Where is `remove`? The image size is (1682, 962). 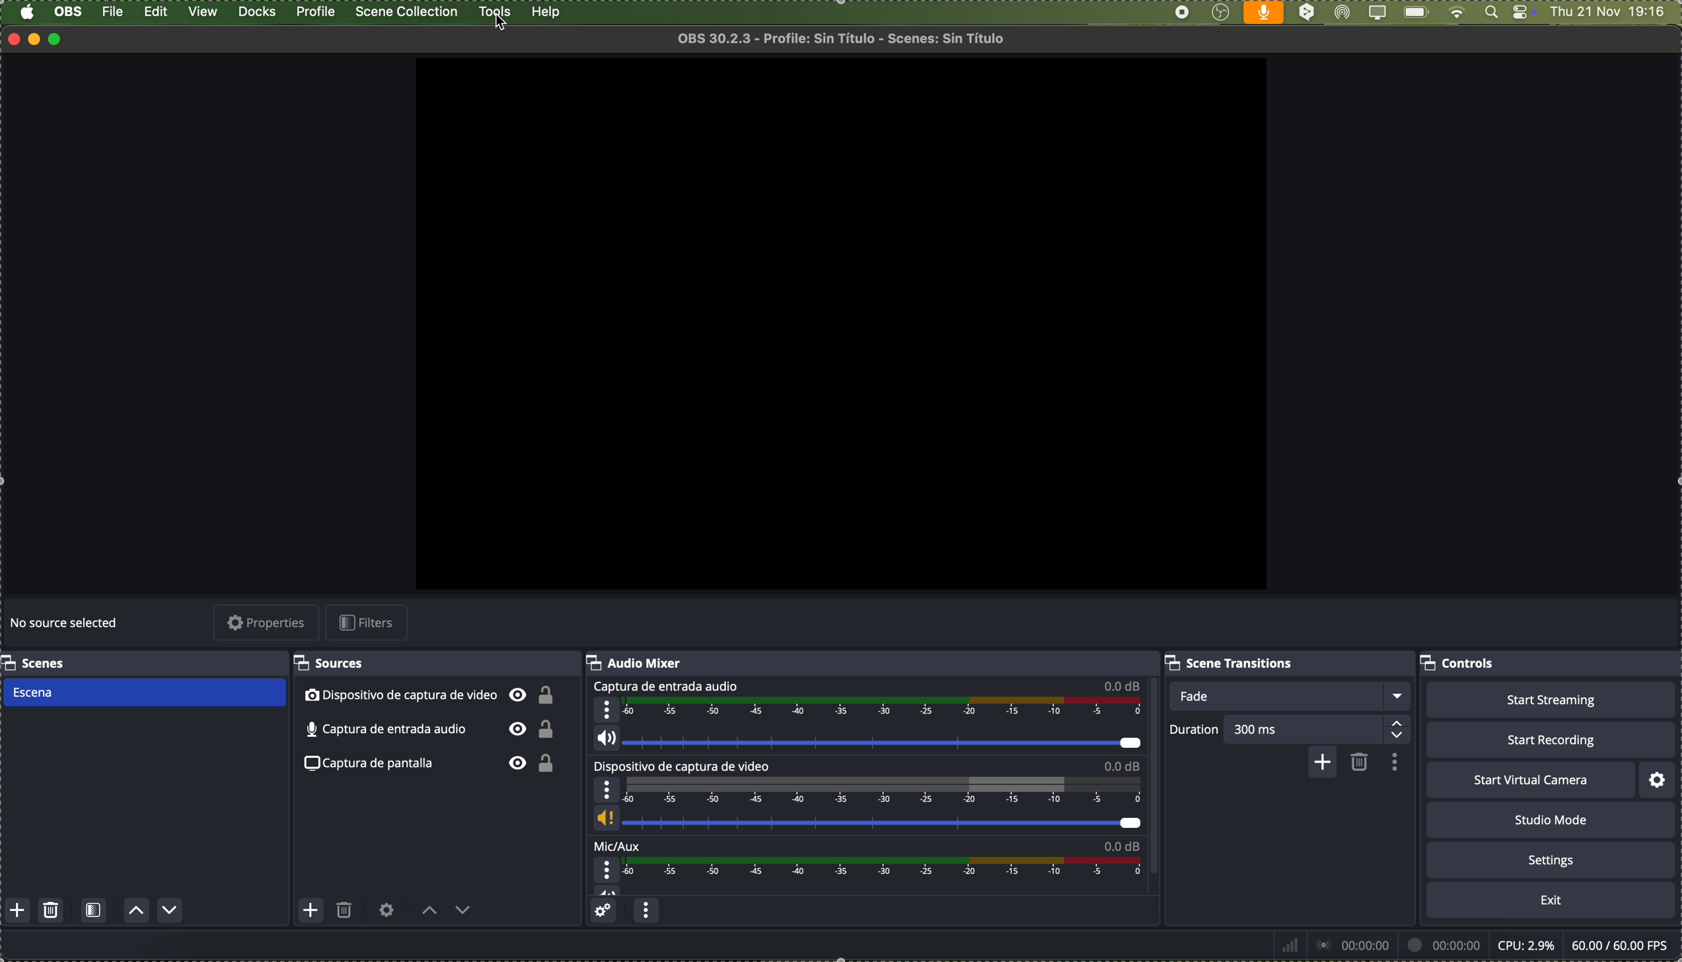 remove is located at coordinates (1360, 763).